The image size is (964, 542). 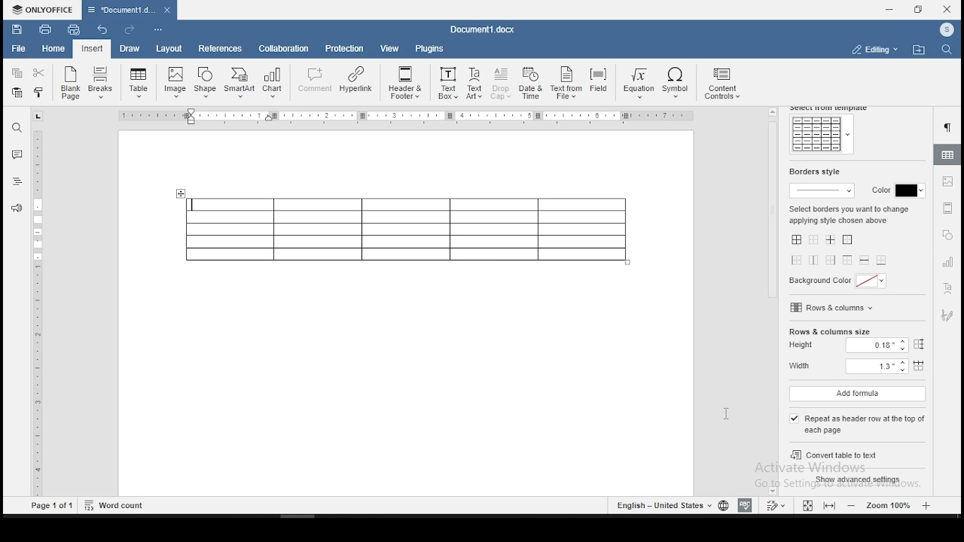 I want to click on Hyperlink, so click(x=356, y=80).